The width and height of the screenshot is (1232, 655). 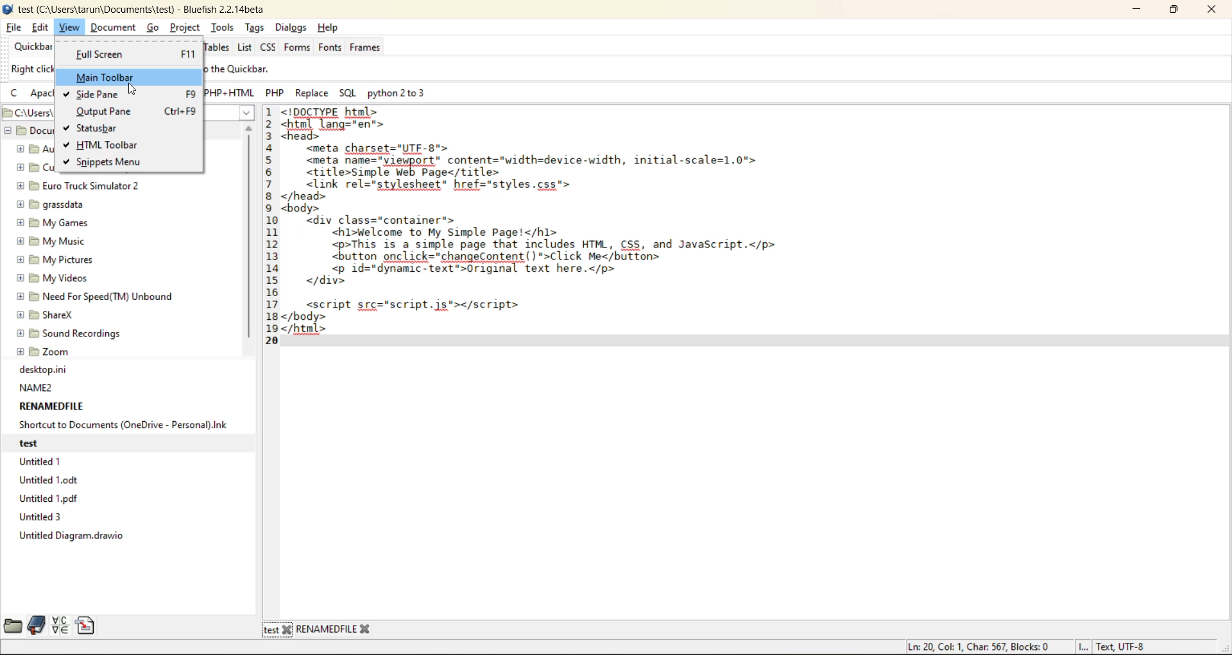 What do you see at coordinates (220, 28) in the screenshot?
I see `tools` at bounding box center [220, 28].